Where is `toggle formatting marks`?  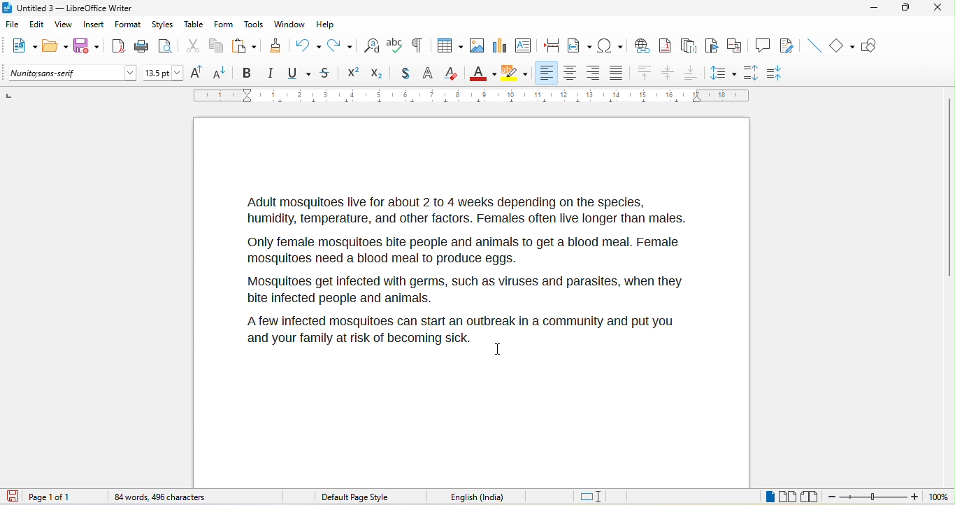
toggle formatting marks is located at coordinates (417, 45).